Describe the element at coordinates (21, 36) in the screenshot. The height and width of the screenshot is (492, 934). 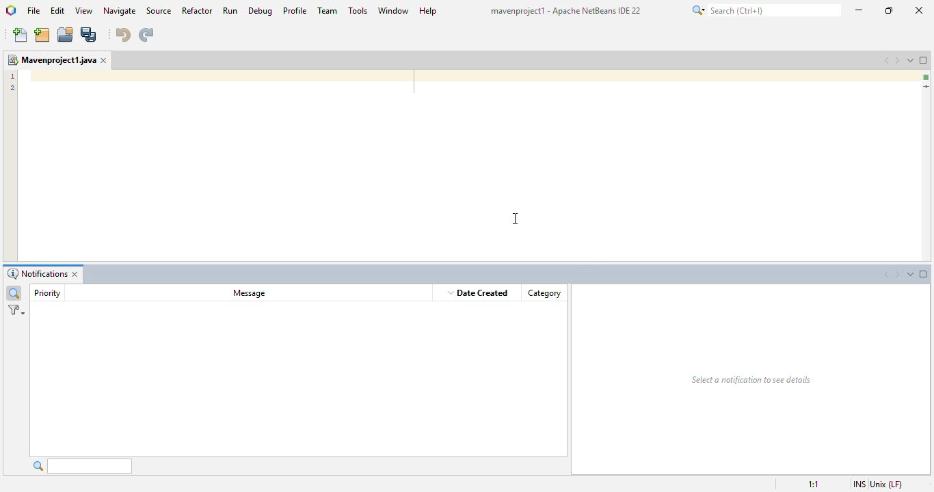
I see `new file` at that location.